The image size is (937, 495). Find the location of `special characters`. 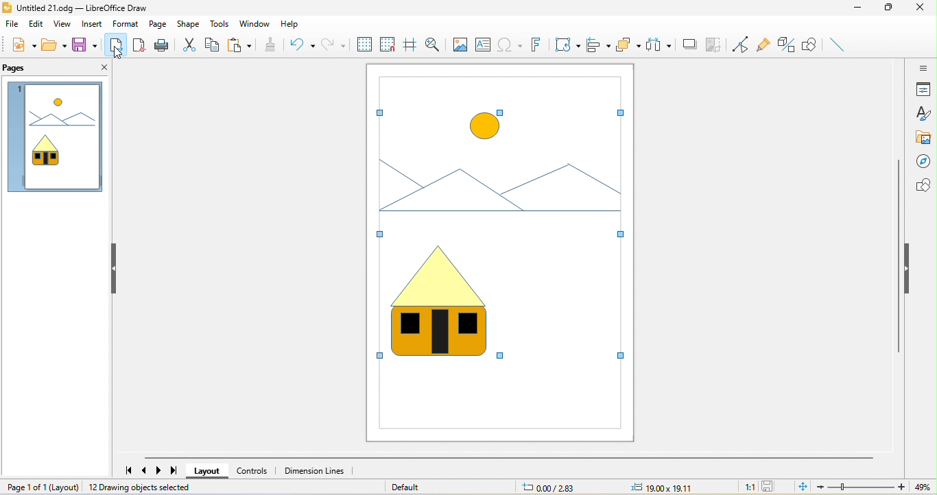

special characters is located at coordinates (510, 45).